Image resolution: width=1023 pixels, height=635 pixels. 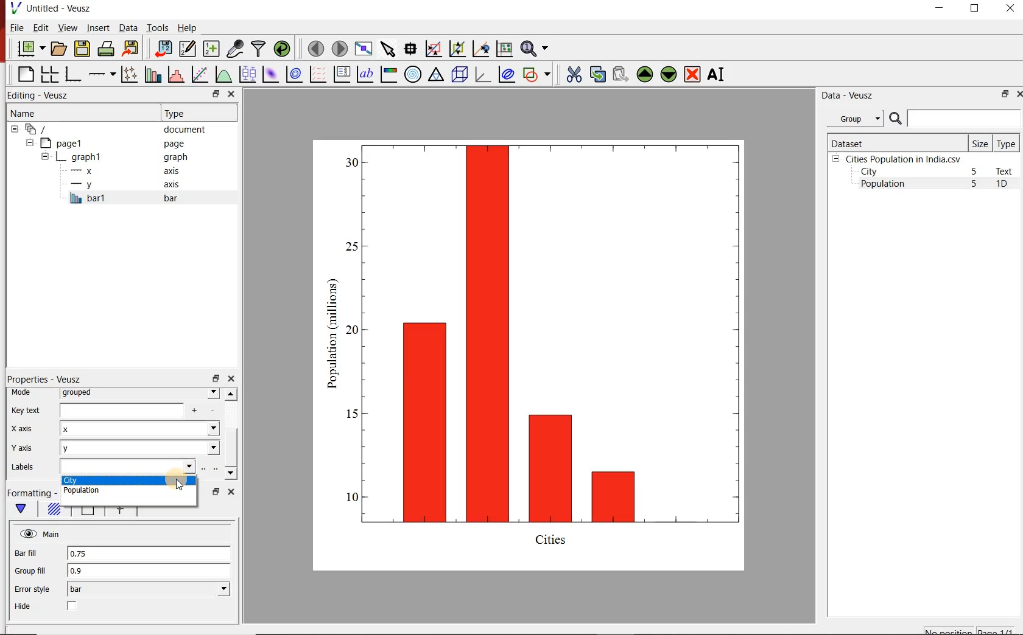 What do you see at coordinates (29, 49) in the screenshot?
I see `new document` at bounding box center [29, 49].